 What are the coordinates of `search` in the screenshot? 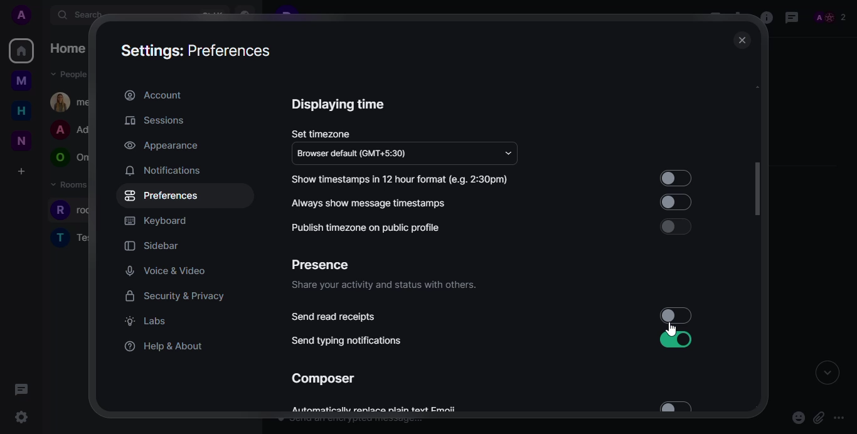 It's located at (85, 16).